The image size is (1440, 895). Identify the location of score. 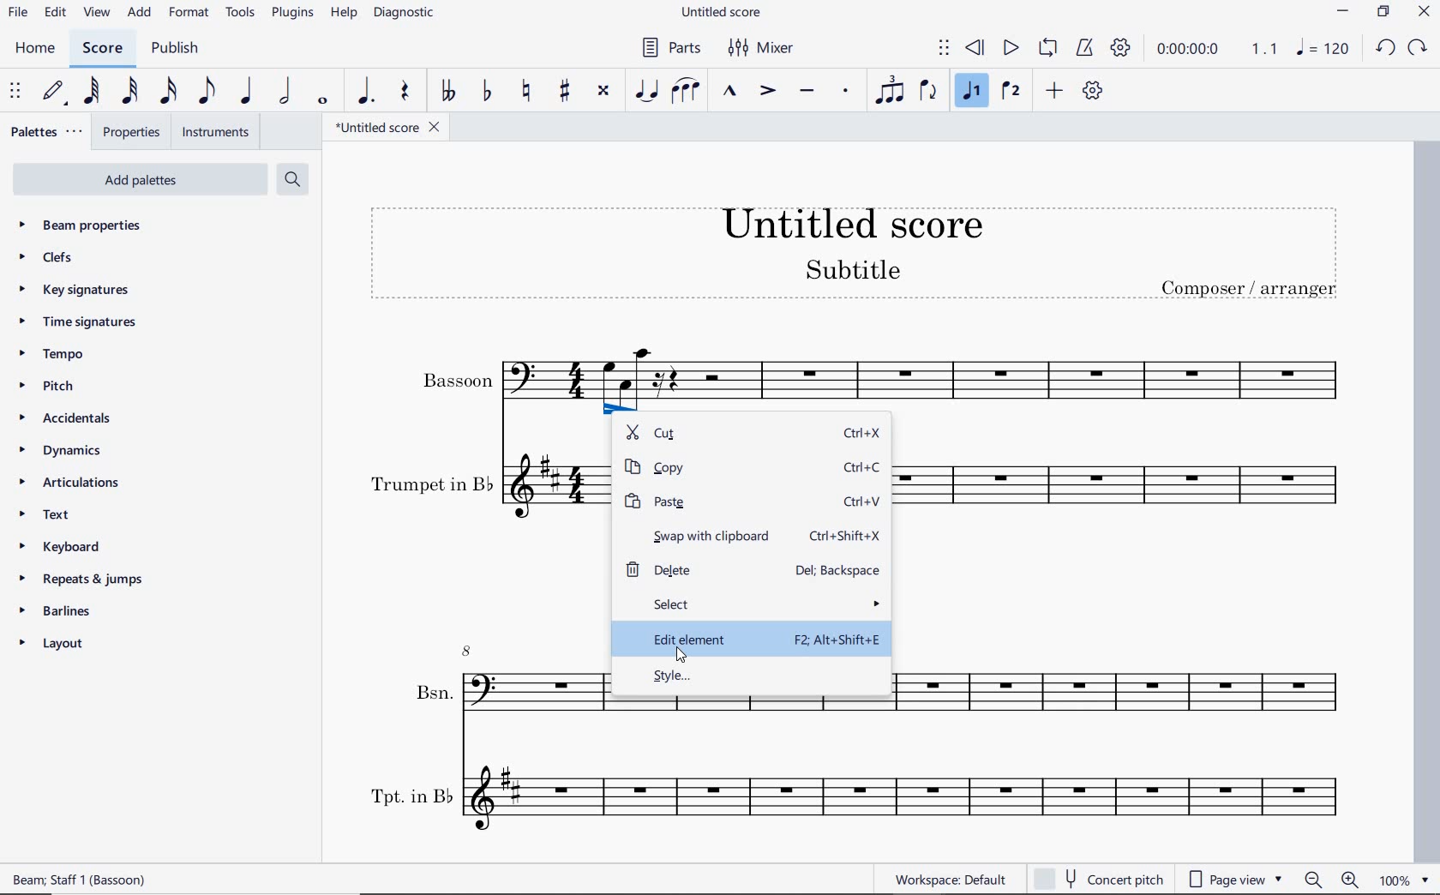
(101, 47).